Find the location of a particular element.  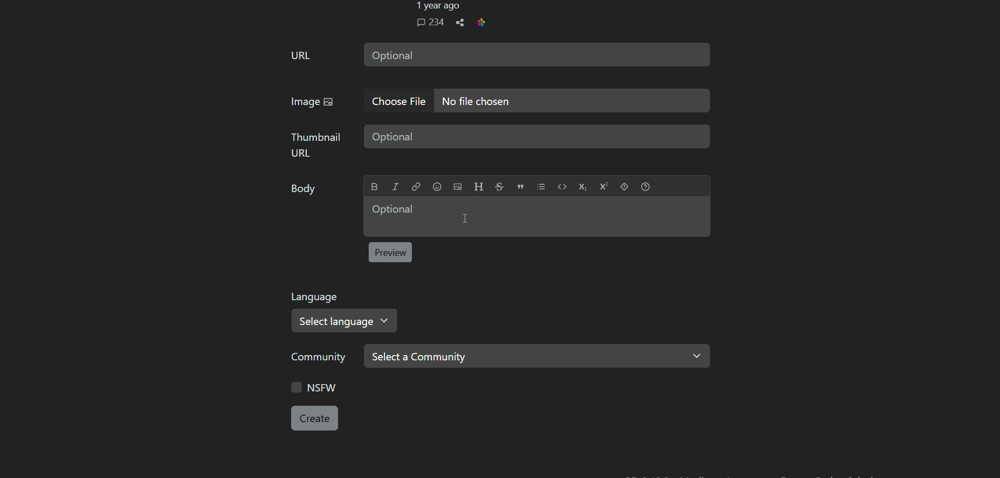

URL is located at coordinates (301, 55).